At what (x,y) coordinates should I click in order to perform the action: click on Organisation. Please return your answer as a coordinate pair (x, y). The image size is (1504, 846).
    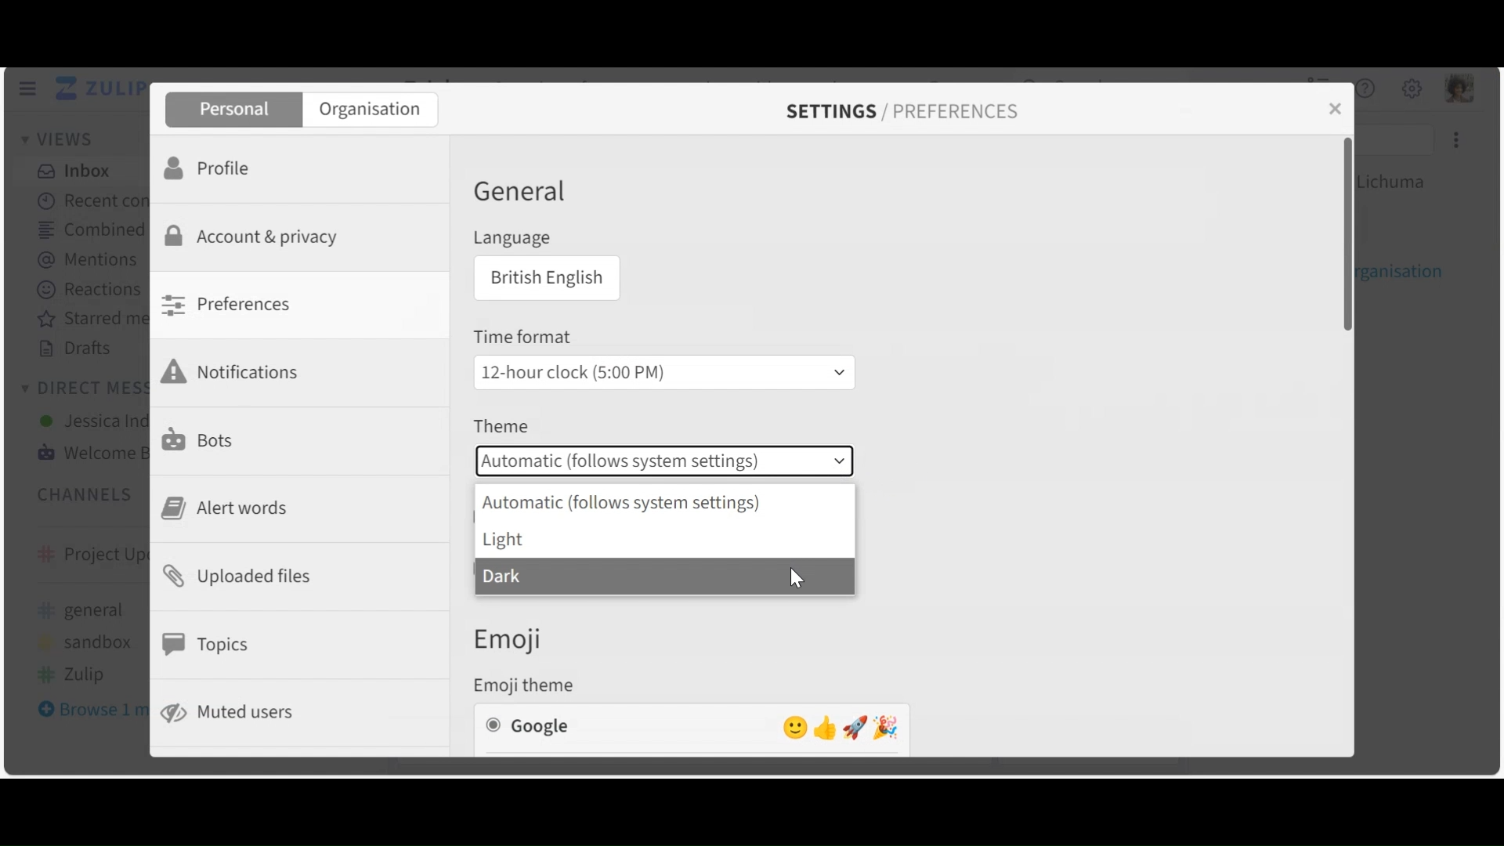
    Looking at the image, I should click on (373, 110).